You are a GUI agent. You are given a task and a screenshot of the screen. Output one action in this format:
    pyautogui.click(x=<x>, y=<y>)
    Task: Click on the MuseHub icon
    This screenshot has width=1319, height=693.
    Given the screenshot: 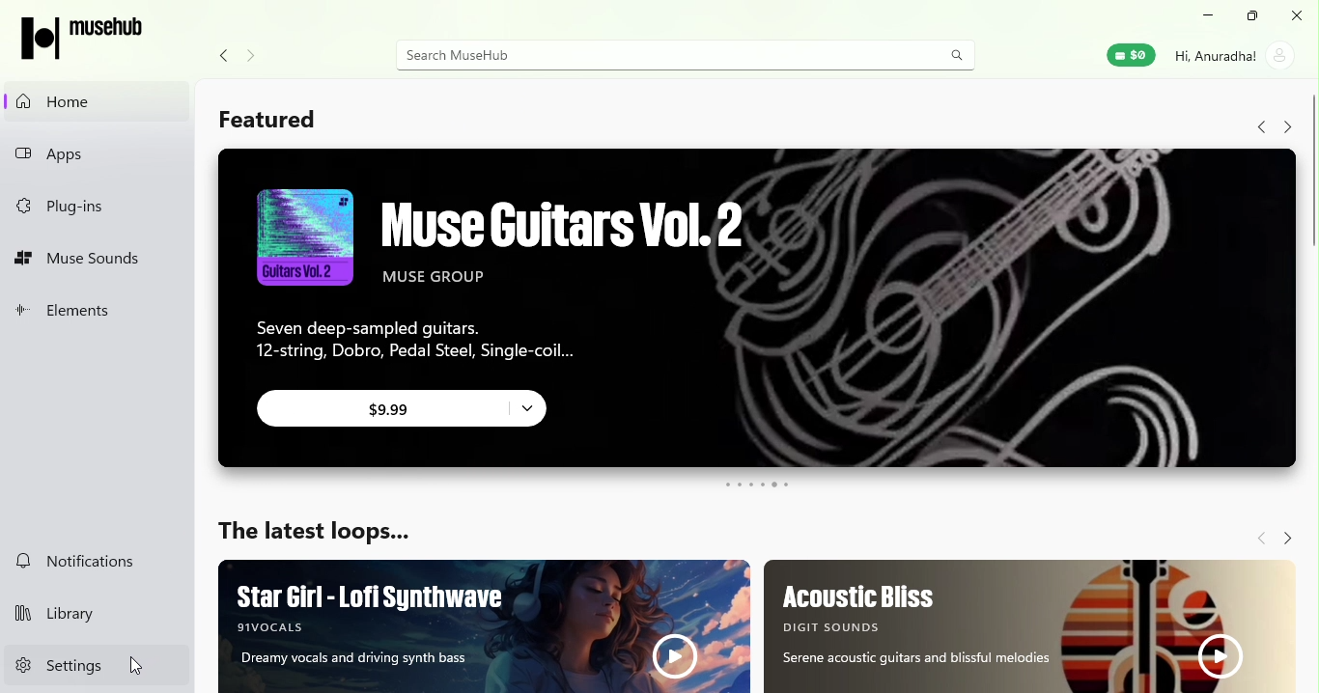 What is the action you would take?
    pyautogui.click(x=83, y=39)
    